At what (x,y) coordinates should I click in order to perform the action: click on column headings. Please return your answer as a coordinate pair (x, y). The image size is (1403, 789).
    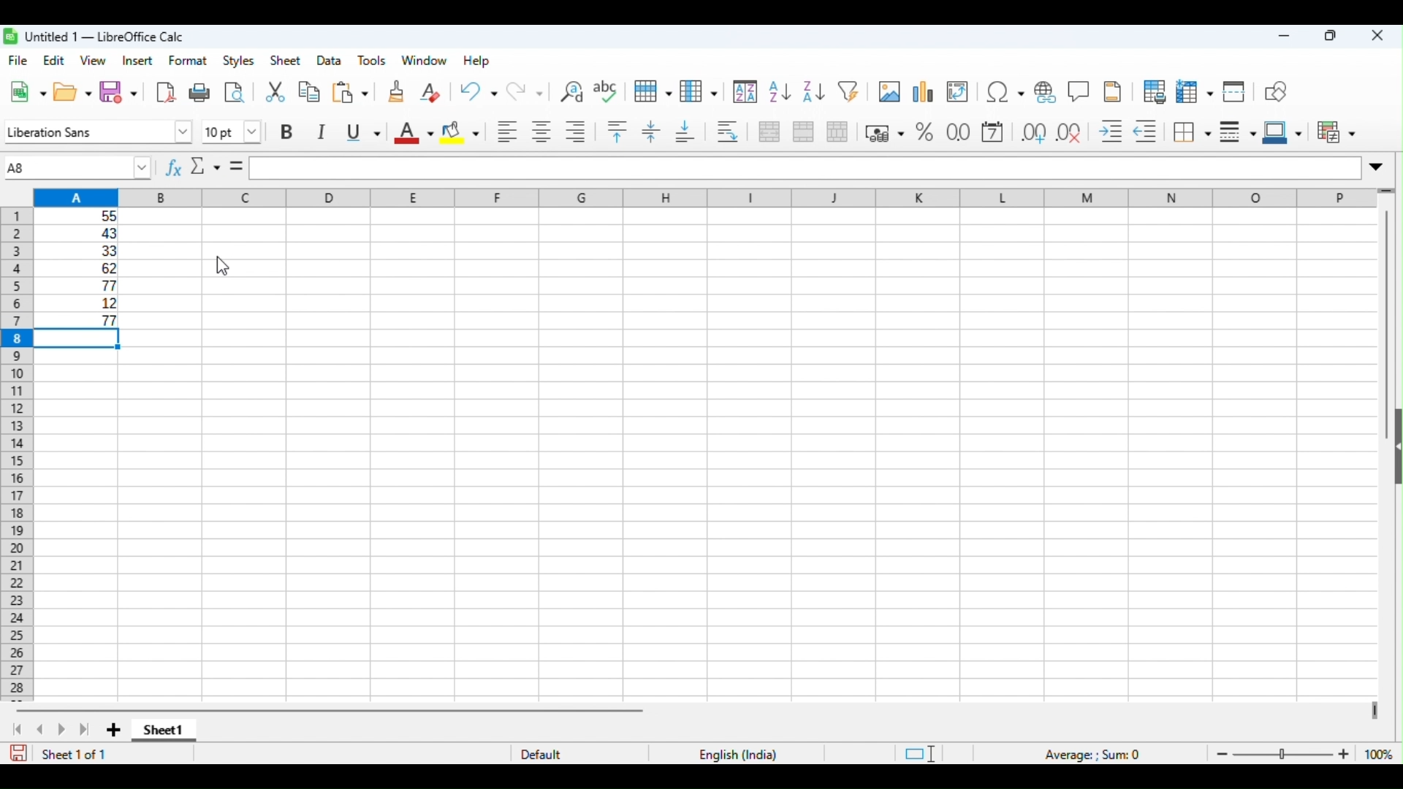
    Looking at the image, I should click on (704, 197).